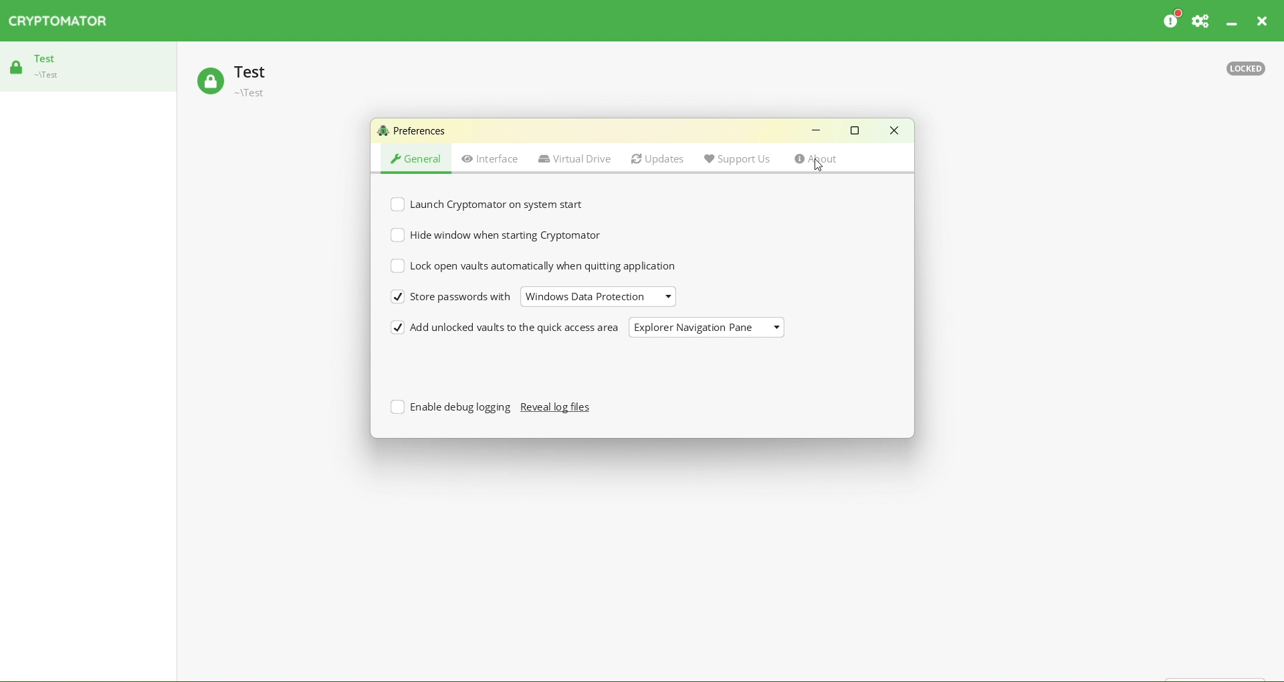 The height and width of the screenshot is (682, 1284). What do you see at coordinates (574, 161) in the screenshot?
I see `Virtual Drive` at bounding box center [574, 161].